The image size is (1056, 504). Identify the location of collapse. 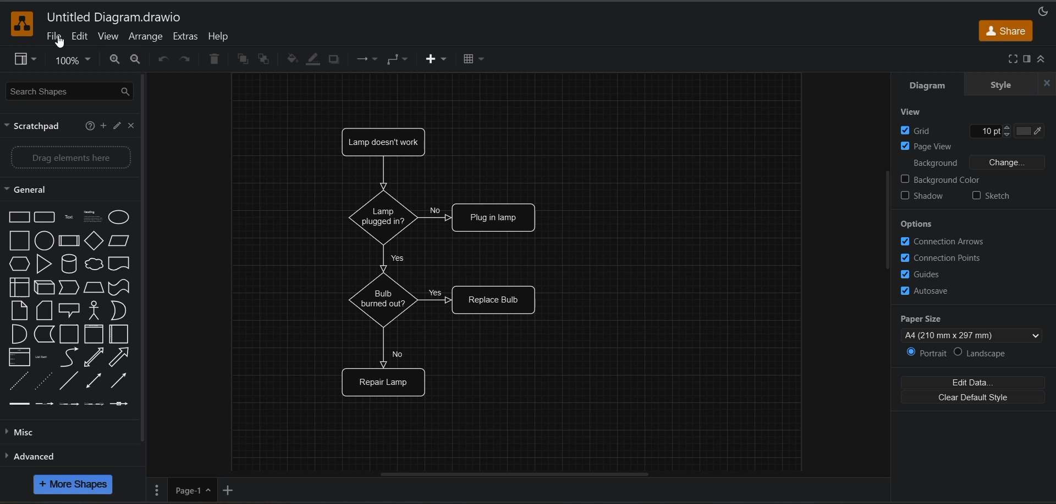
(1048, 59).